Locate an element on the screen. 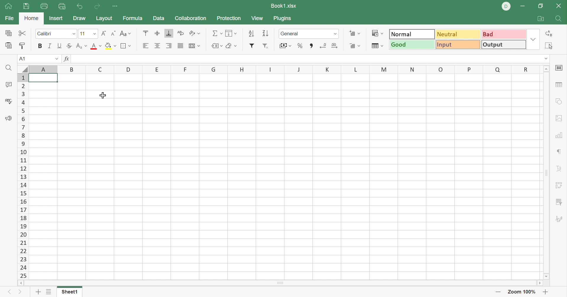 This screenshot has height=297, width=567. Normal is located at coordinates (412, 34).